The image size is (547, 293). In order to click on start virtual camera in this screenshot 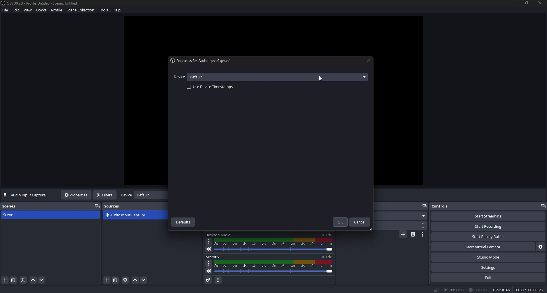, I will do `click(483, 247)`.